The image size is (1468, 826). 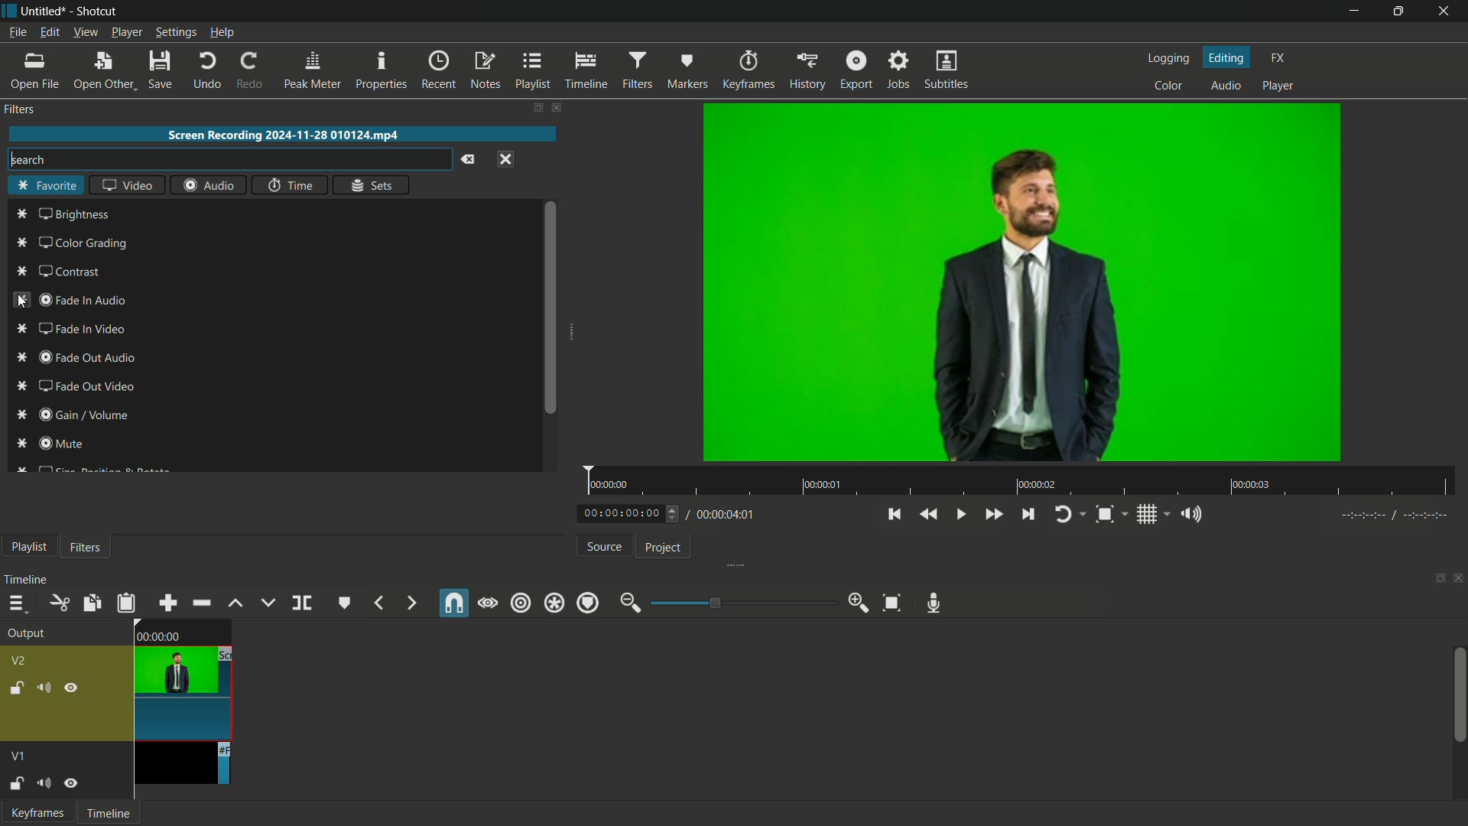 I want to click on split at playhead, so click(x=302, y=603).